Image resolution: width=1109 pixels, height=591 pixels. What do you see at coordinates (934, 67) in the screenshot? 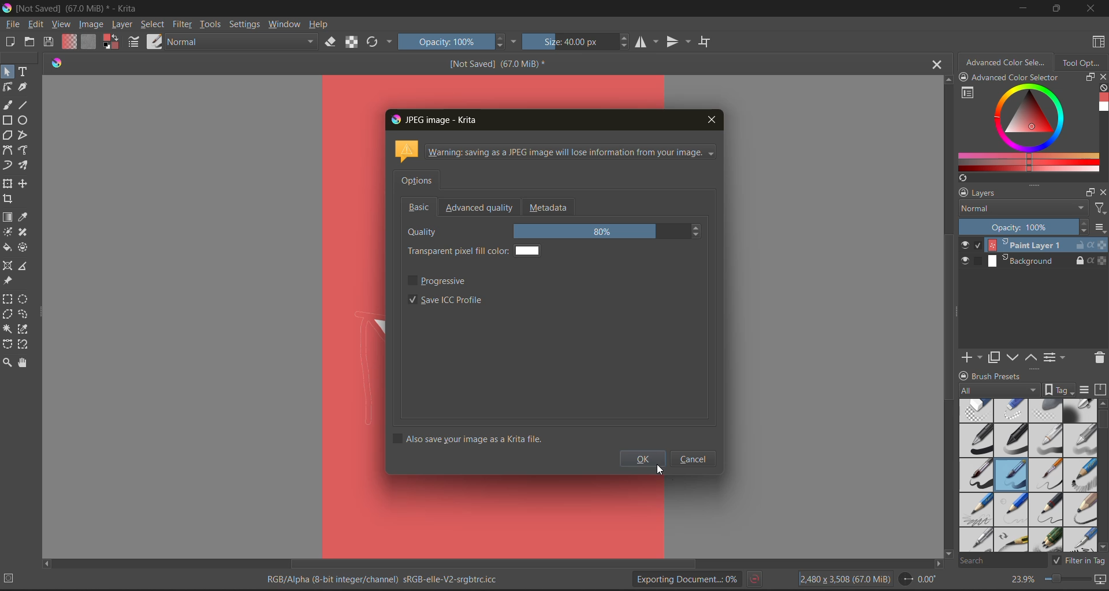
I see `close tab` at bounding box center [934, 67].